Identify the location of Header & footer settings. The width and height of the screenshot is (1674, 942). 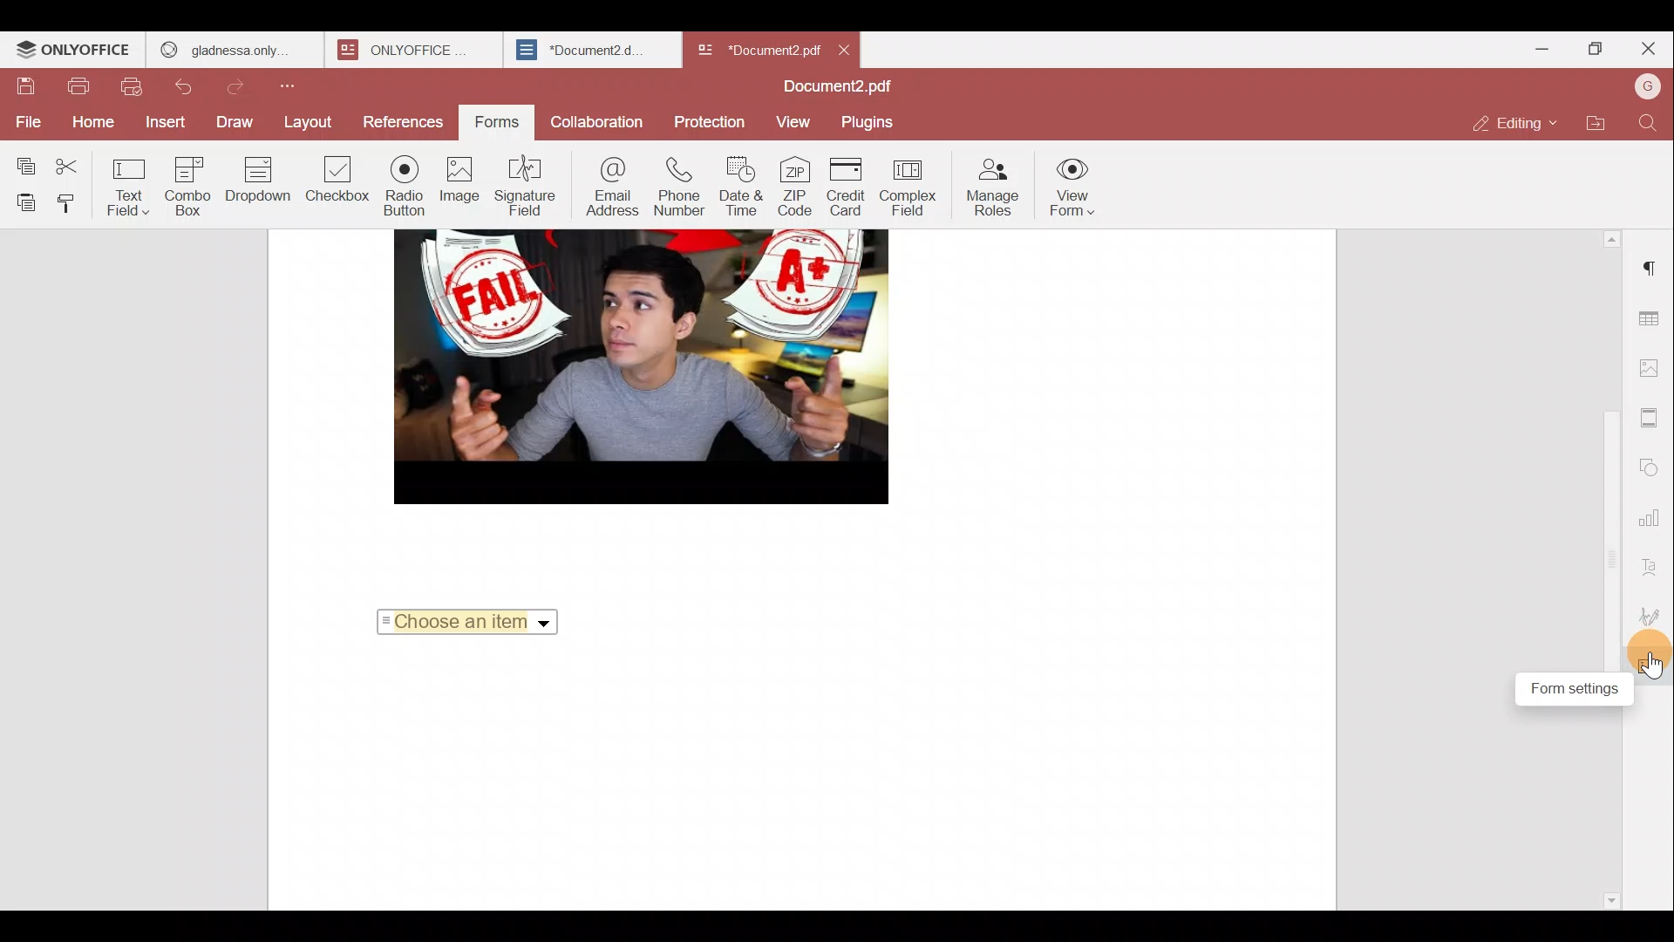
(1651, 419).